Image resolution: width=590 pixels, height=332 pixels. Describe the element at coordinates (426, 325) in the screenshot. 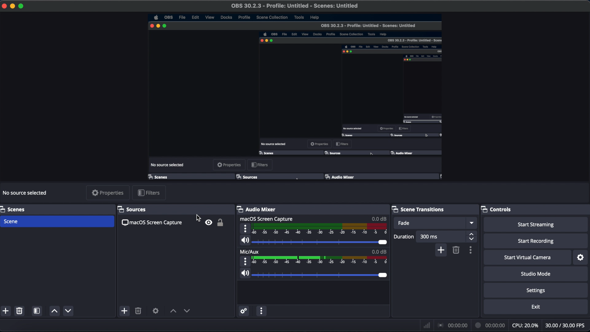

I see `network icon` at that location.